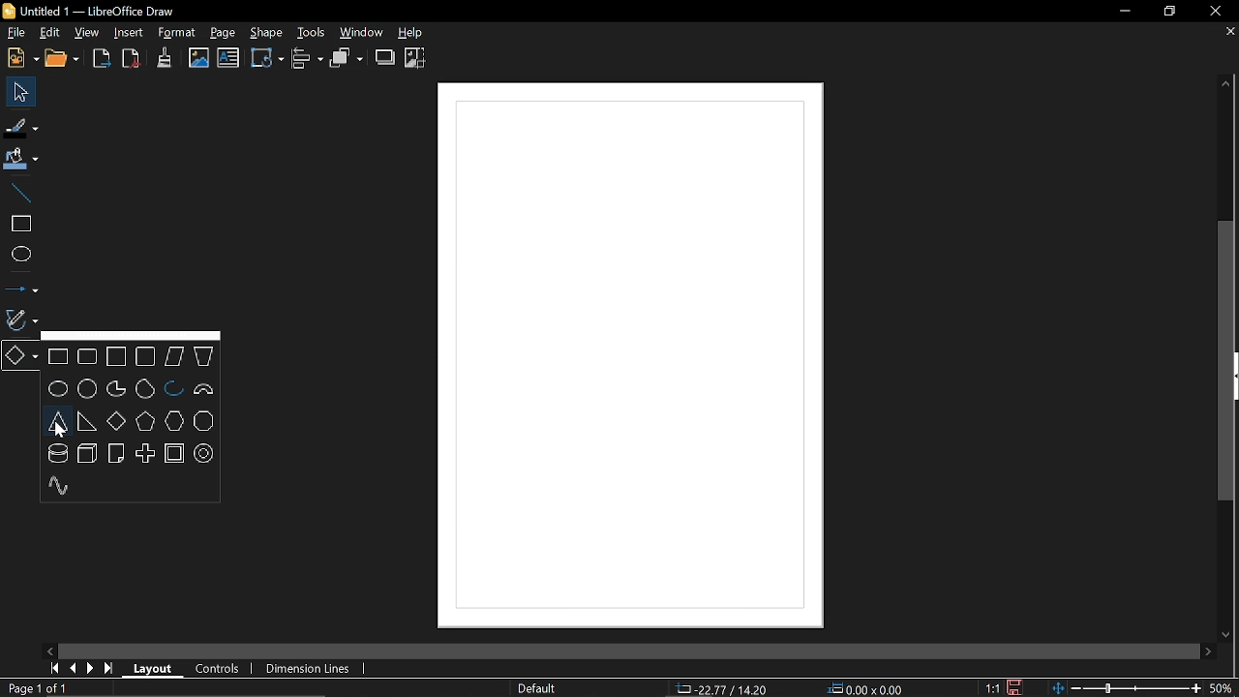 This screenshot has width=1239, height=697. What do you see at coordinates (991, 688) in the screenshot?
I see `Scaling factor` at bounding box center [991, 688].